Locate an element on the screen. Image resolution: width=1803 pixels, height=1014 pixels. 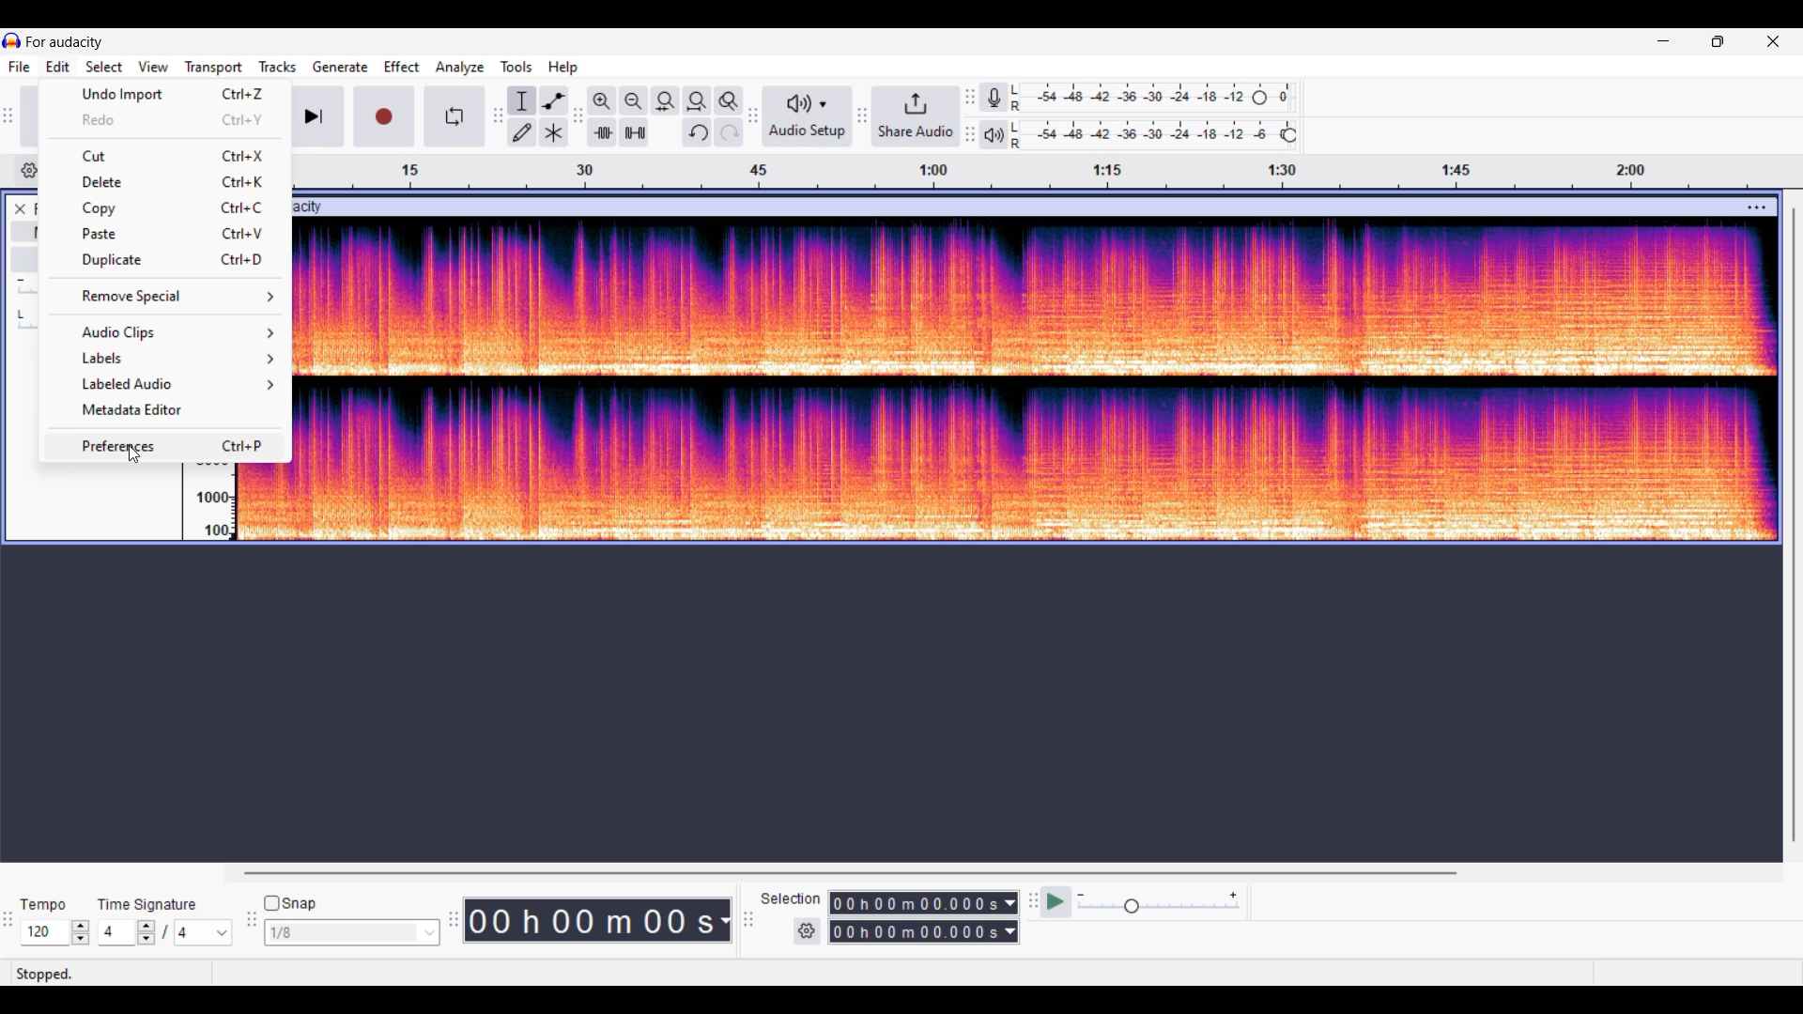
Indicates Tempo settings is located at coordinates (44, 905).